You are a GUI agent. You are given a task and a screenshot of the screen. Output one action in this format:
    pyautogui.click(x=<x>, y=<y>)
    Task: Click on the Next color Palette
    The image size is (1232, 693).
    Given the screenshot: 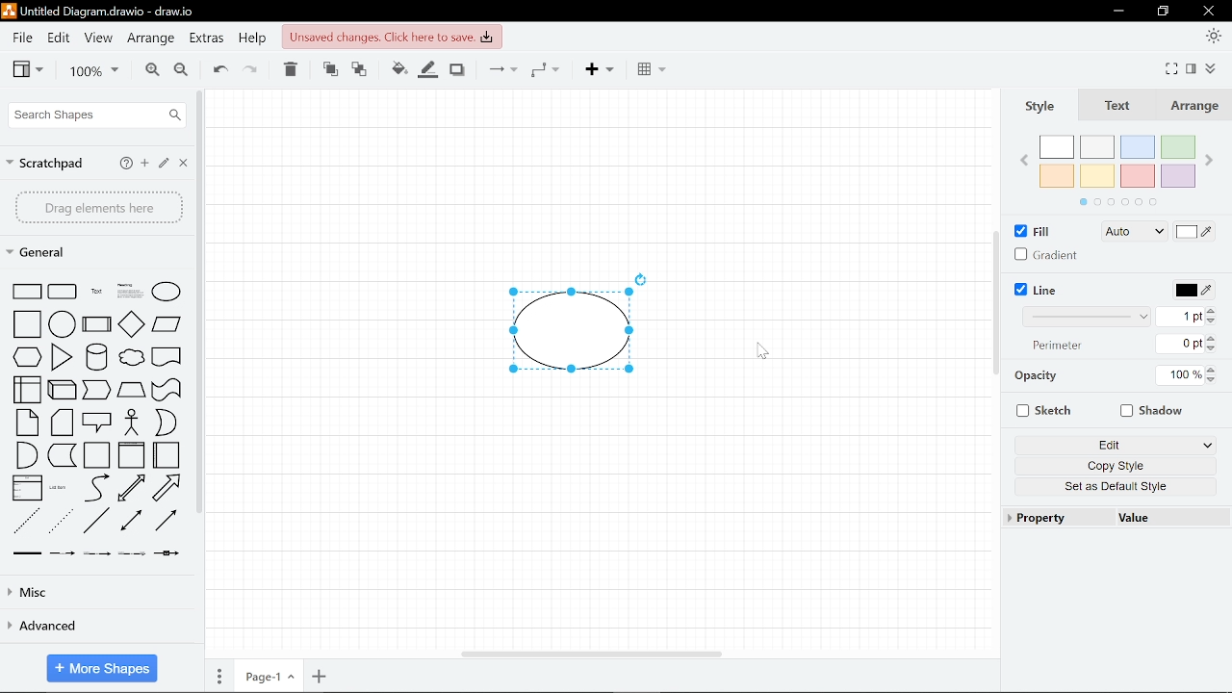 What is the action you would take?
    pyautogui.click(x=1215, y=152)
    